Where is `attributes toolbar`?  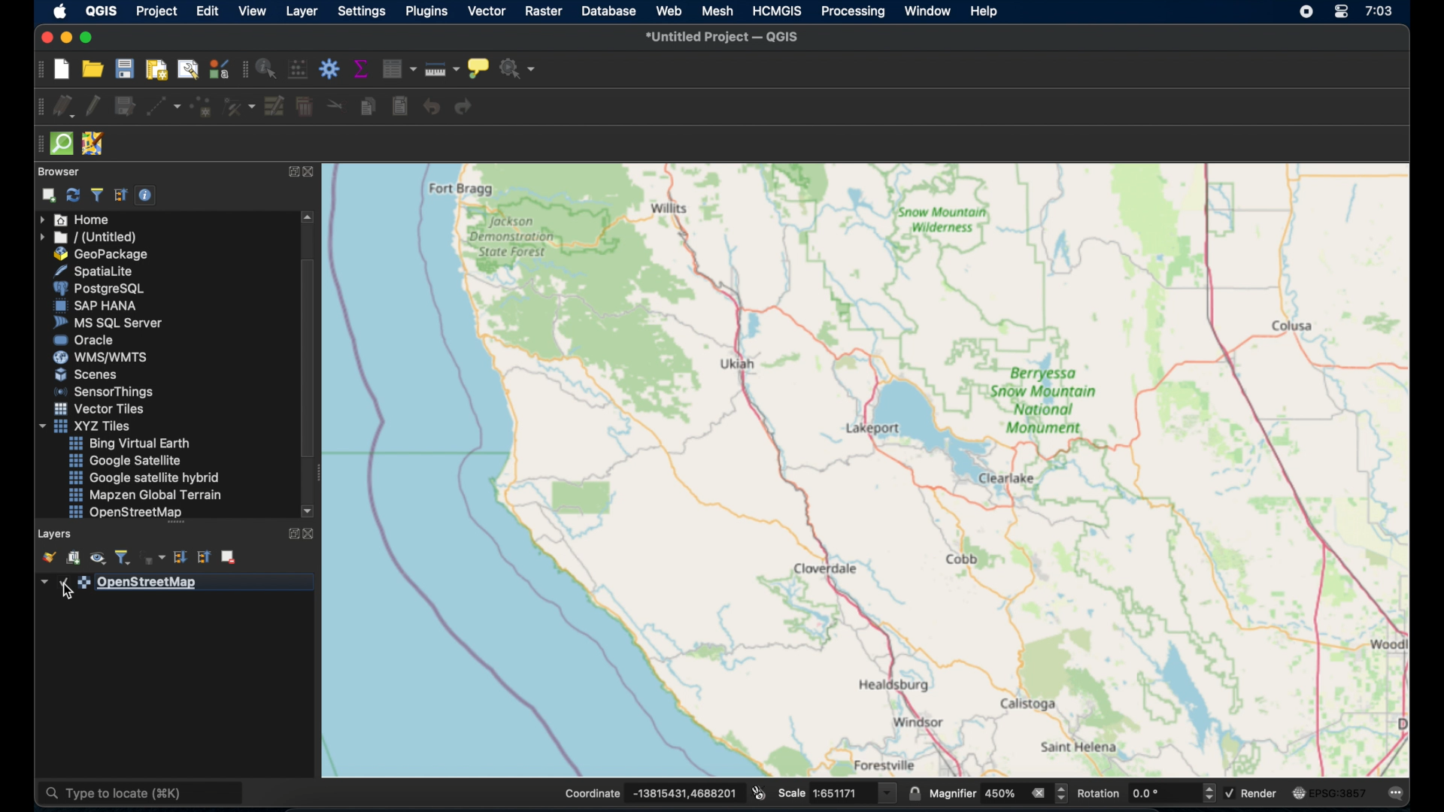 attributes toolbar is located at coordinates (245, 71).